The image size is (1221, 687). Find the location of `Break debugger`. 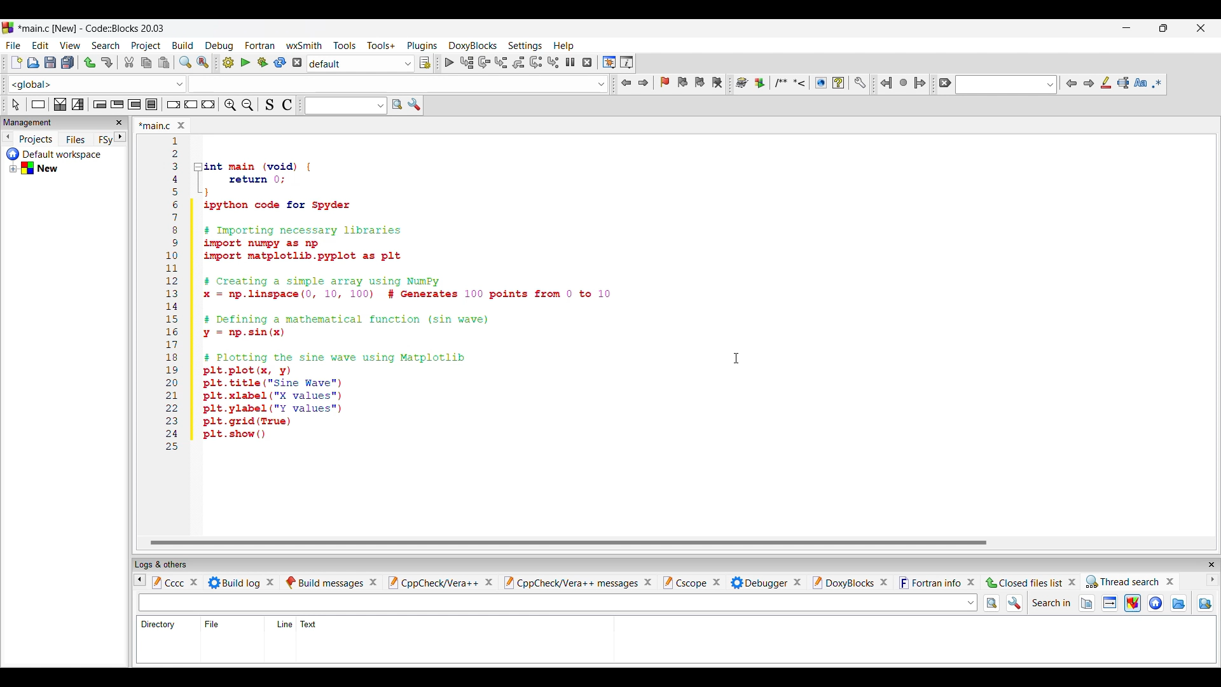

Break debugger is located at coordinates (570, 61).